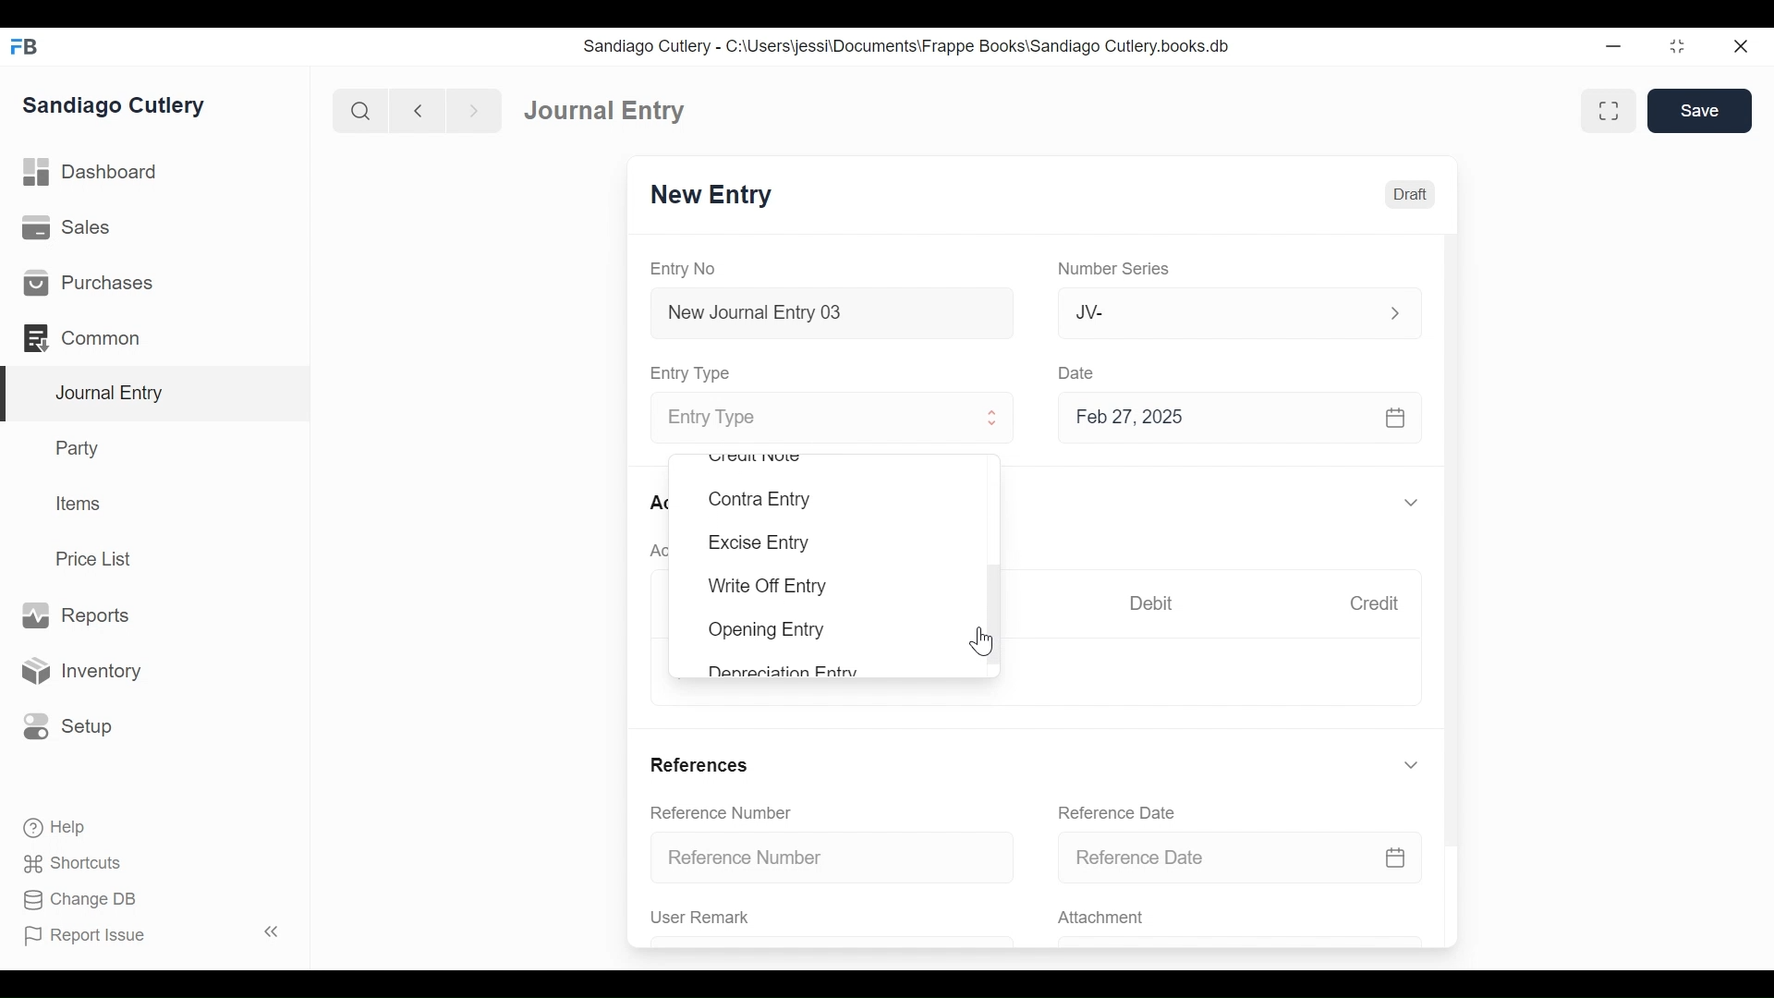 This screenshot has height=998, width=1774. Describe the element at coordinates (1414, 765) in the screenshot. I see `Expand` at that location.